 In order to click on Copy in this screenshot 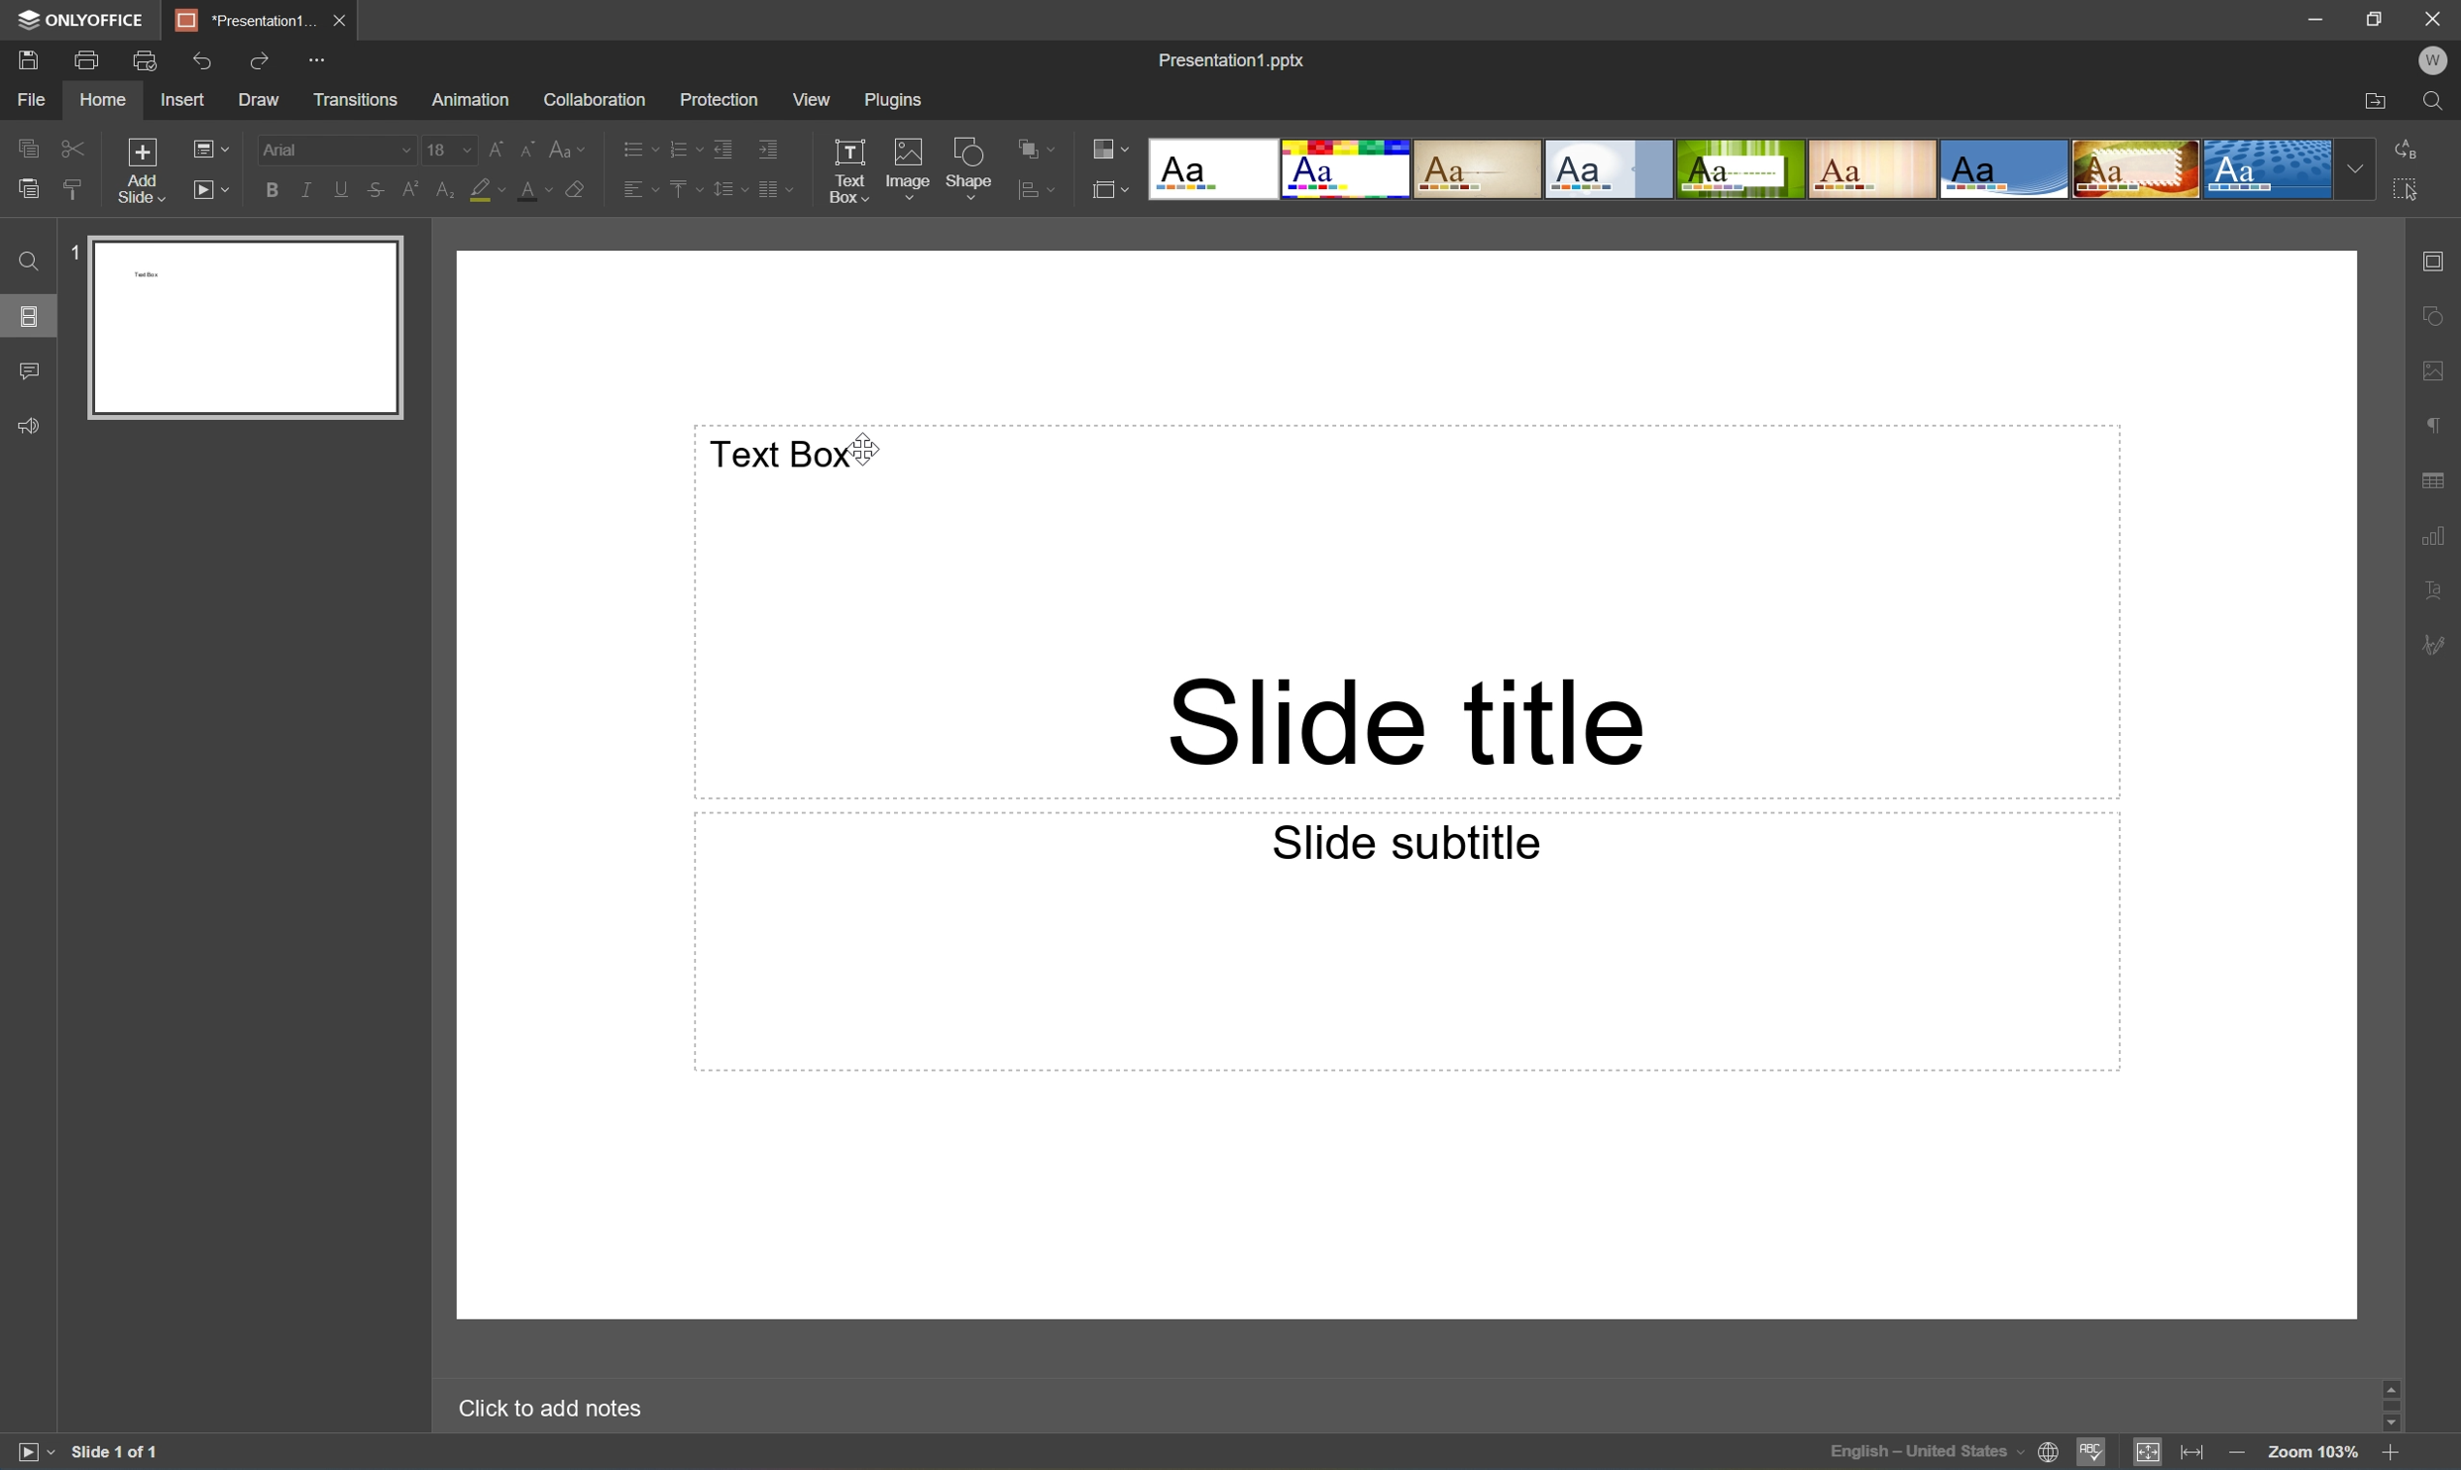, I will do `click(25, 148)`.